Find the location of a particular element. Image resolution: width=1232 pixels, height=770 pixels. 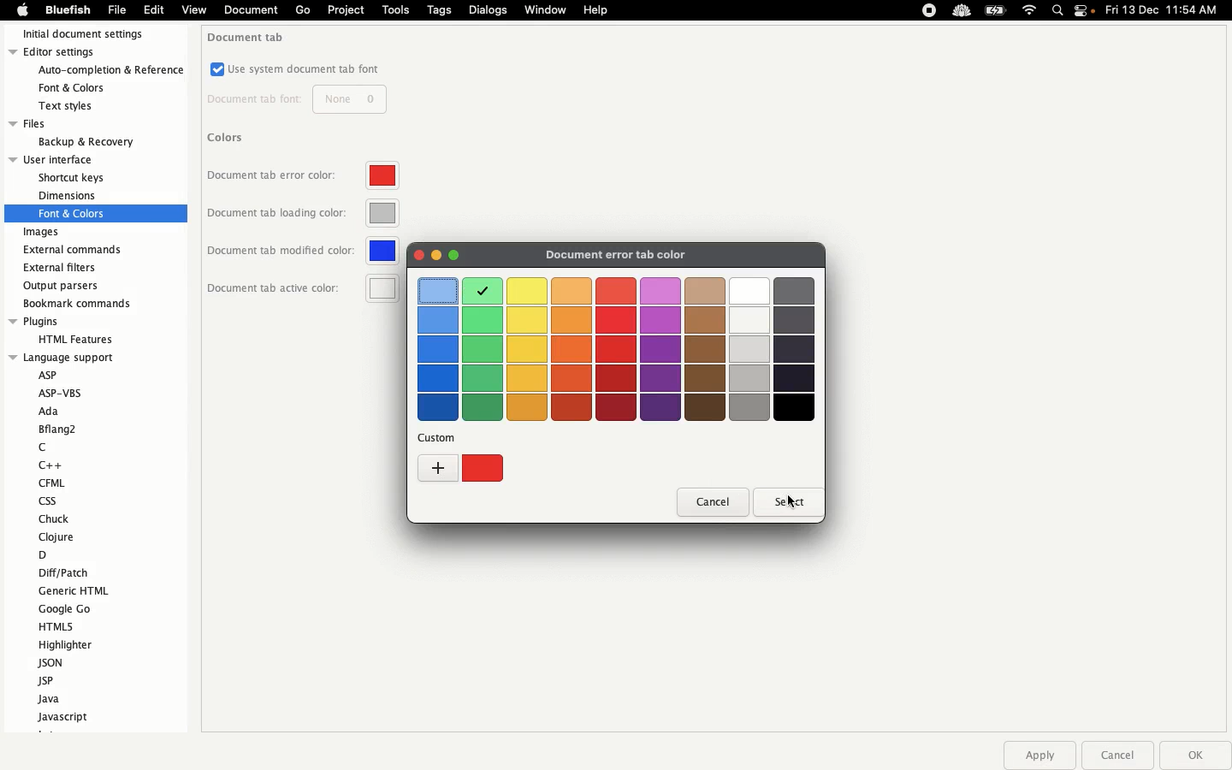

Project is located at coordinates (345, 10).